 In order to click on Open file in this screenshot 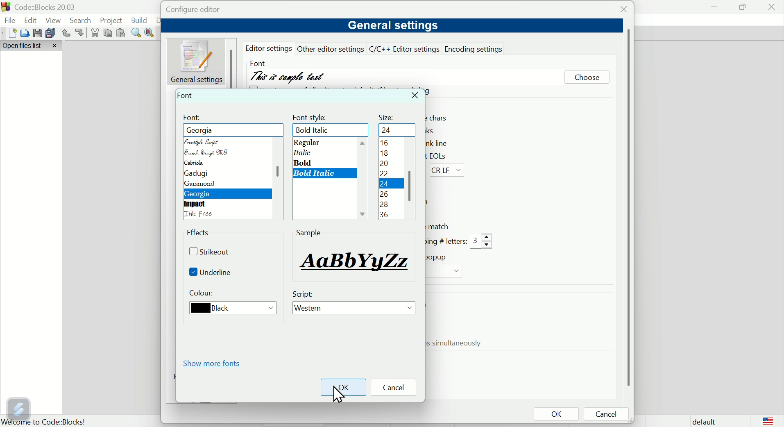, I will do `click(23, 33)`.